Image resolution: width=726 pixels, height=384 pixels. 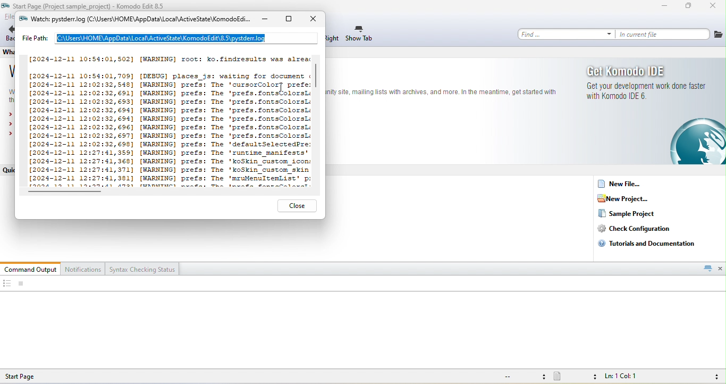 I want to click on close, so click(x=298, y=206).